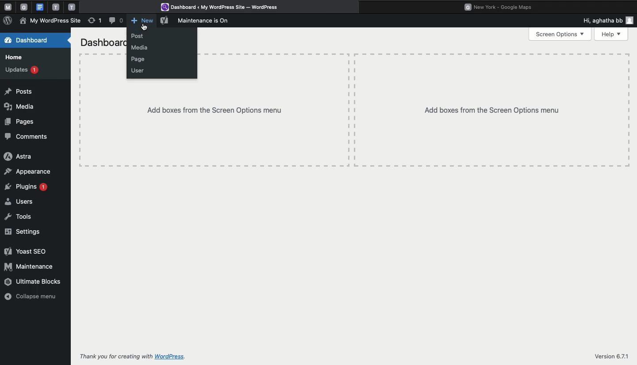 The image size is (637, 365). What do you see at coordinates (611, 357) in the screenshot?
I see `Version 6.7.1` at bounding box center [611, 357].